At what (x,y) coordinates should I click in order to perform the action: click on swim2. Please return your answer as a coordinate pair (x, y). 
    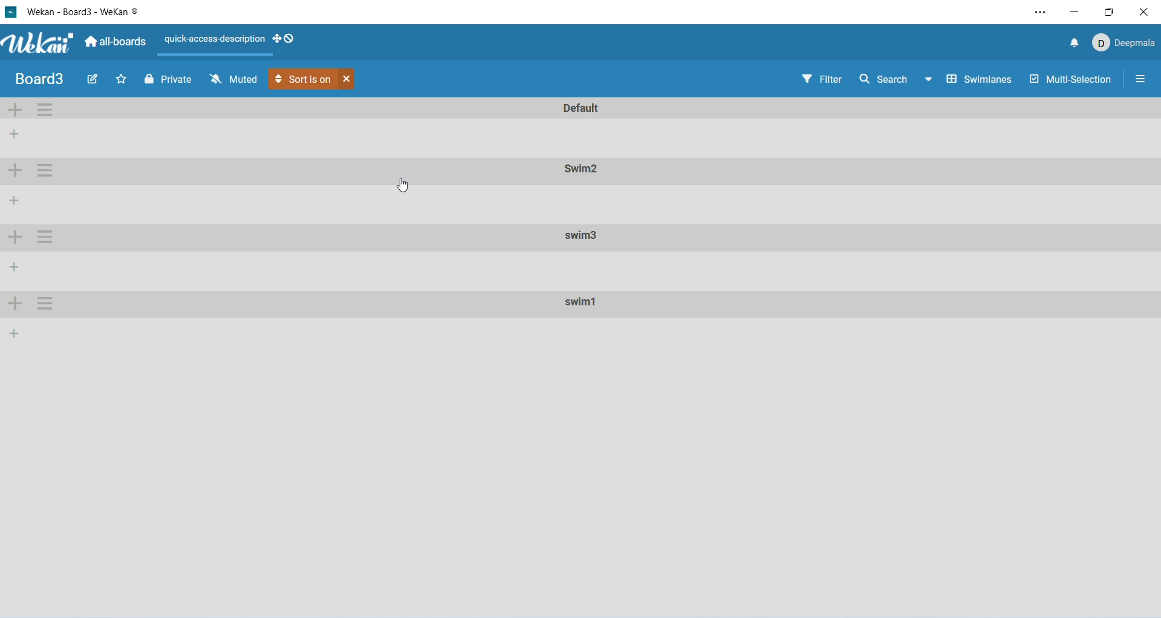
    Looking at the image, I should click on (579, 171).